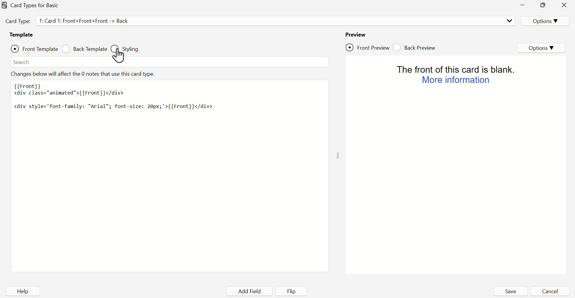  What do you see at coordinates (543, 6) in the screenshot?
I see `minimize` at bounding box center [543, 6].